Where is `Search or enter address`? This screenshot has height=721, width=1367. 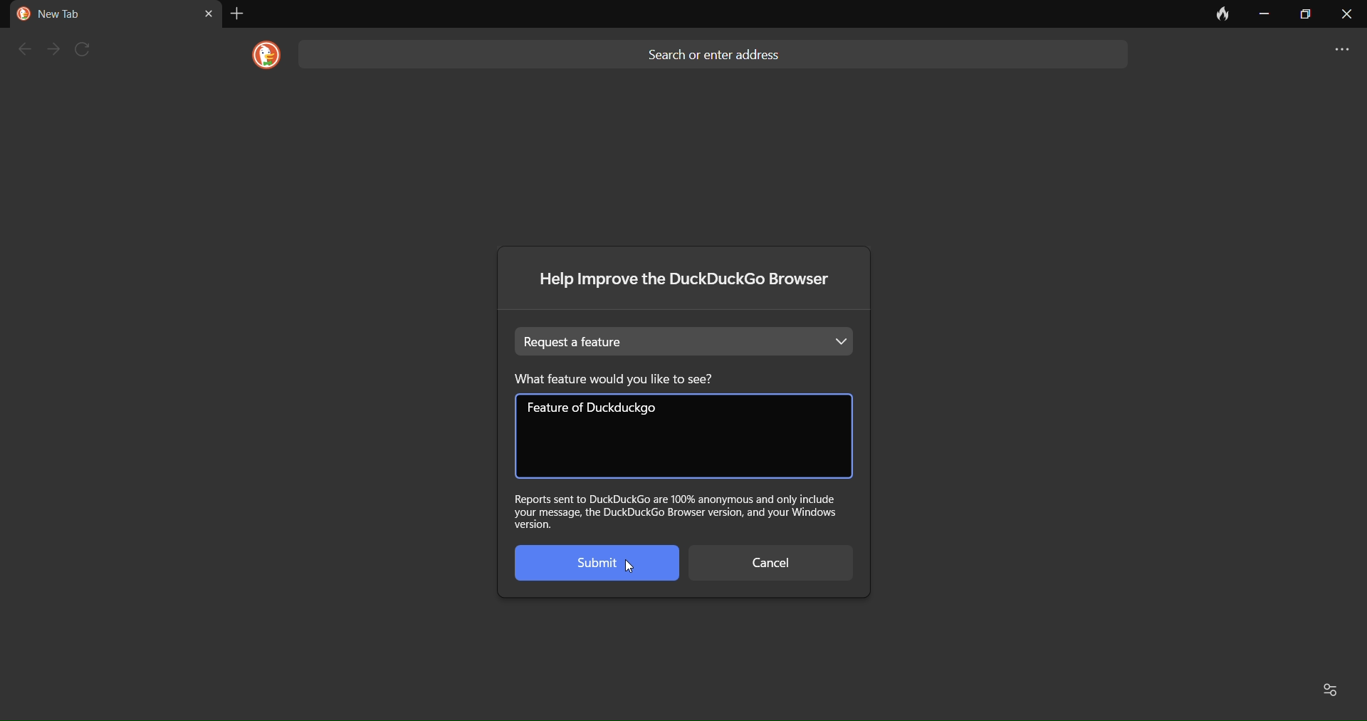
Search or enter address is located at coordinates (718, 51).